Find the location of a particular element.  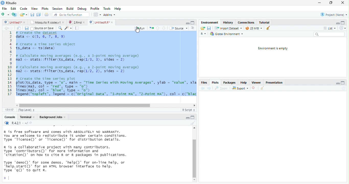

minimize is located at coordinates (337, 24).